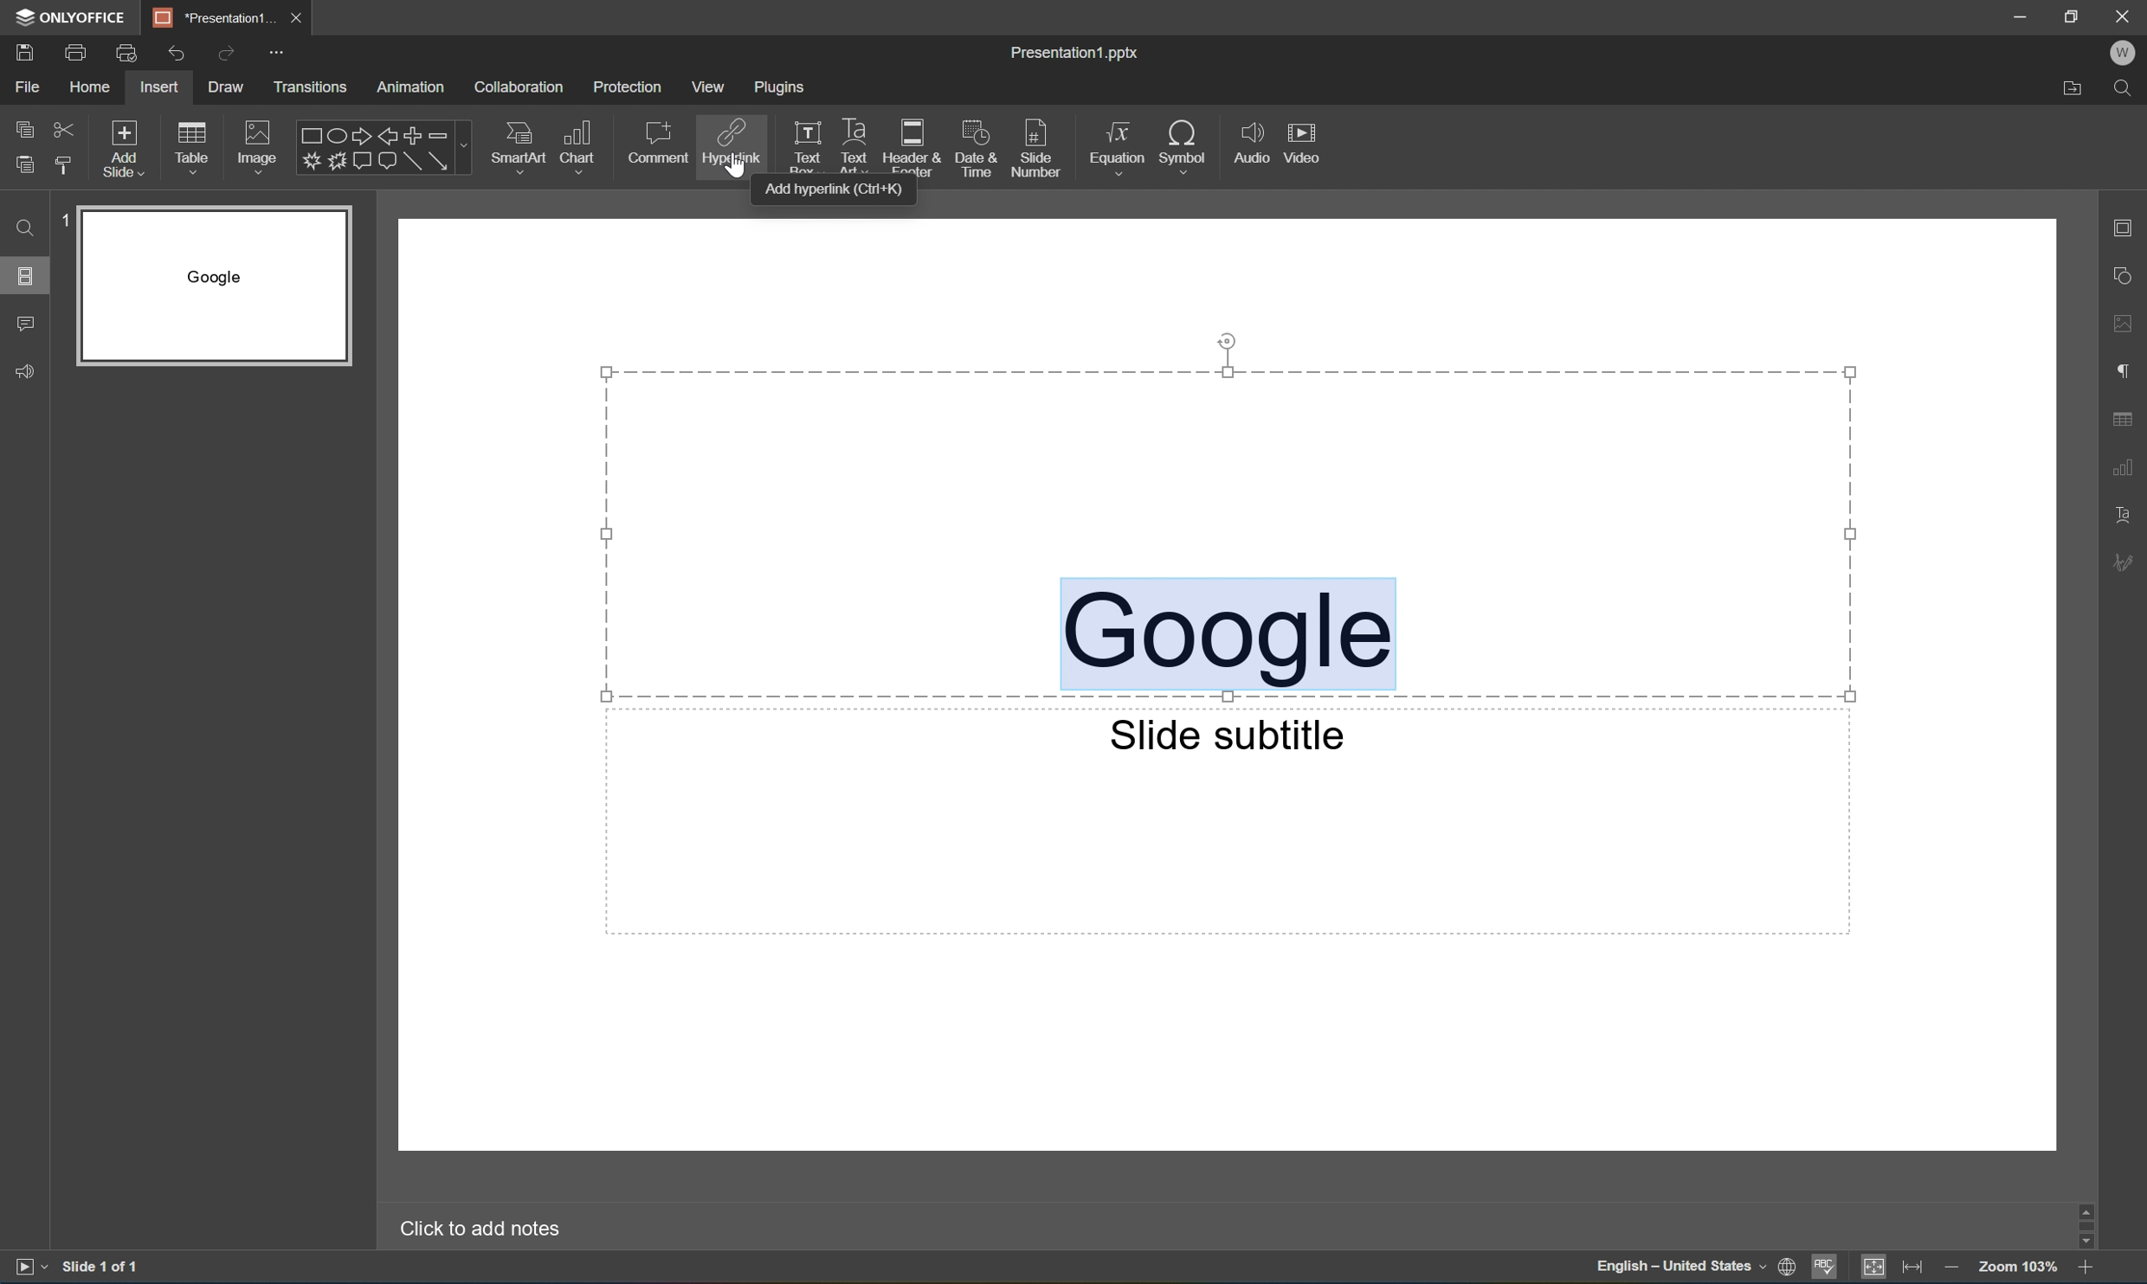  I want to click on English - United States, so click(1677, 1268).